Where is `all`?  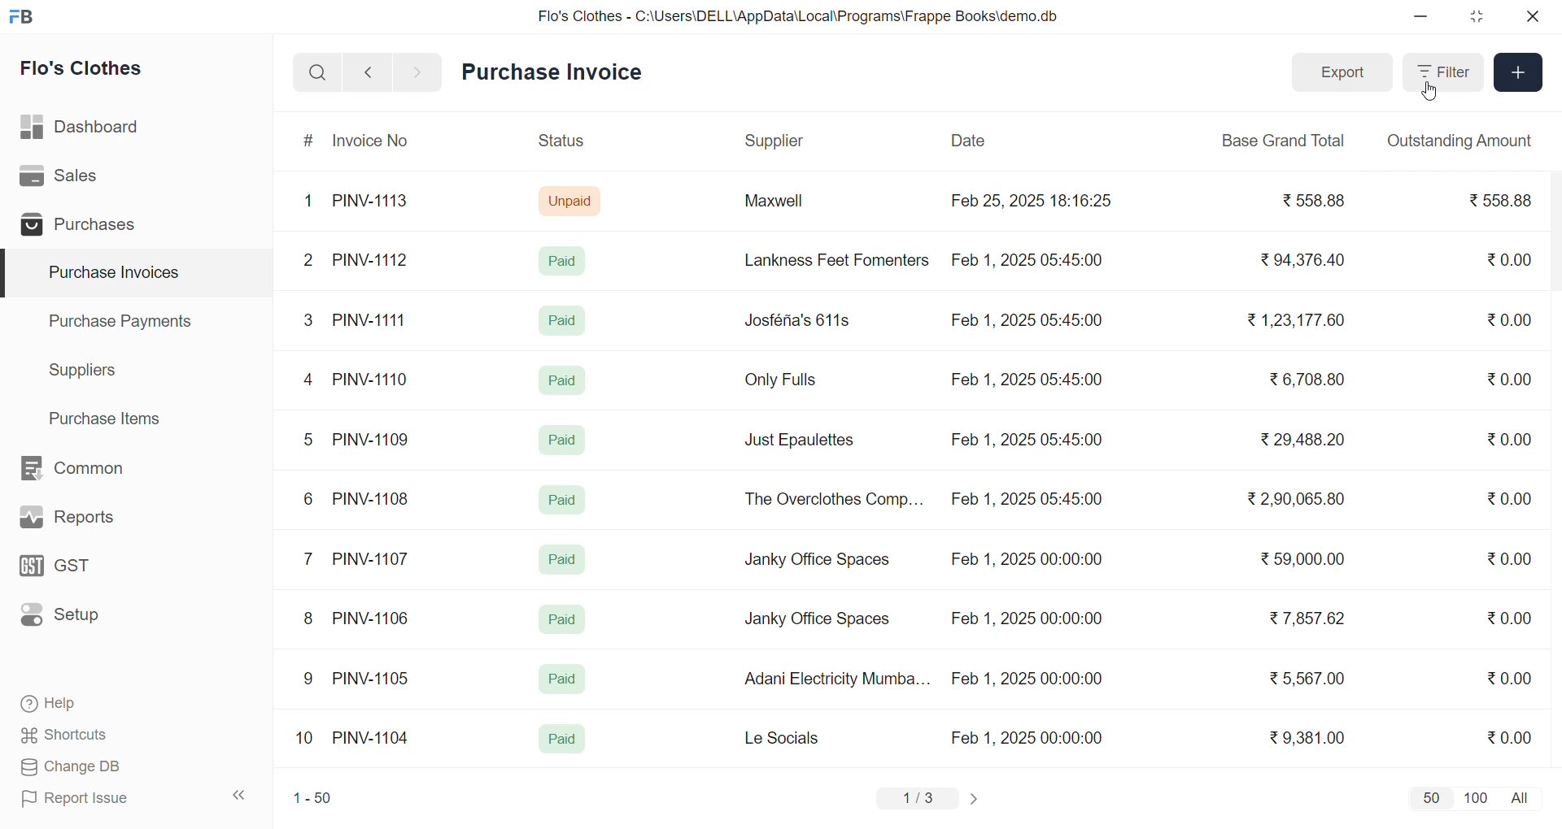 all is located at coordinates (1523, 796).